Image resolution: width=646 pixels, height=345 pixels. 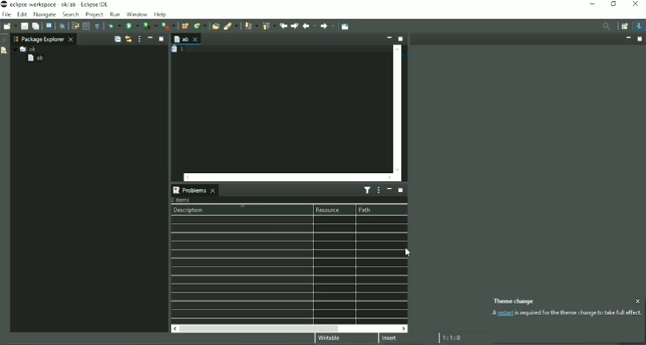 What do you see at coordinates (161, 15) in the screenshot?
I see `Help` at bounding box center [161, 15].